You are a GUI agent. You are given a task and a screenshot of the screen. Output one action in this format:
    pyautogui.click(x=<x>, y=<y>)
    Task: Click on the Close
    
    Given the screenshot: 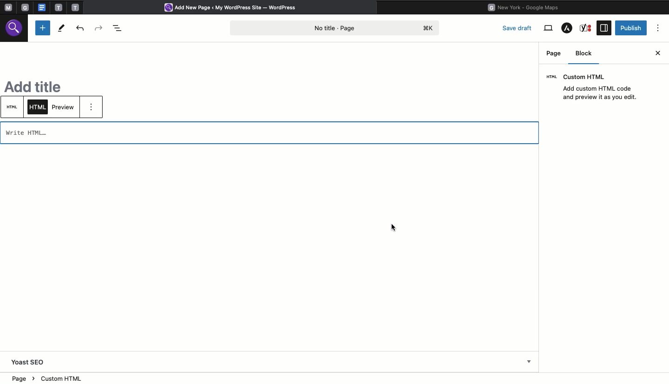 What is the action you would take?
    pyautogui.click(x=658, y=52)
    